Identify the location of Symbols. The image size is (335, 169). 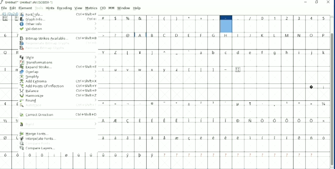
(158, 52).